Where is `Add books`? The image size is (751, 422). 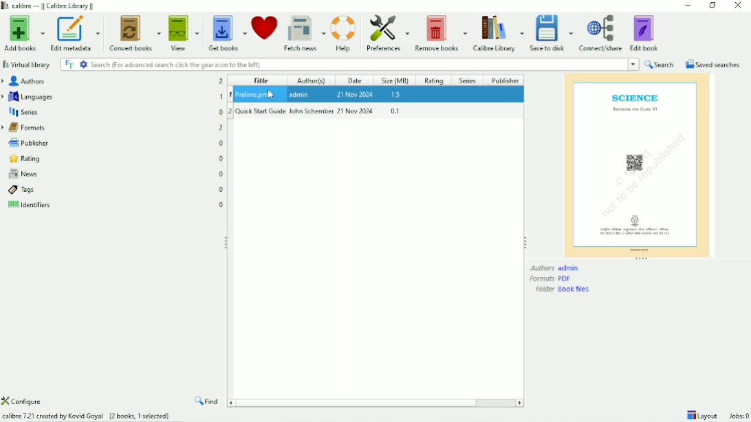 Add books is located at coordinates (23, 32).